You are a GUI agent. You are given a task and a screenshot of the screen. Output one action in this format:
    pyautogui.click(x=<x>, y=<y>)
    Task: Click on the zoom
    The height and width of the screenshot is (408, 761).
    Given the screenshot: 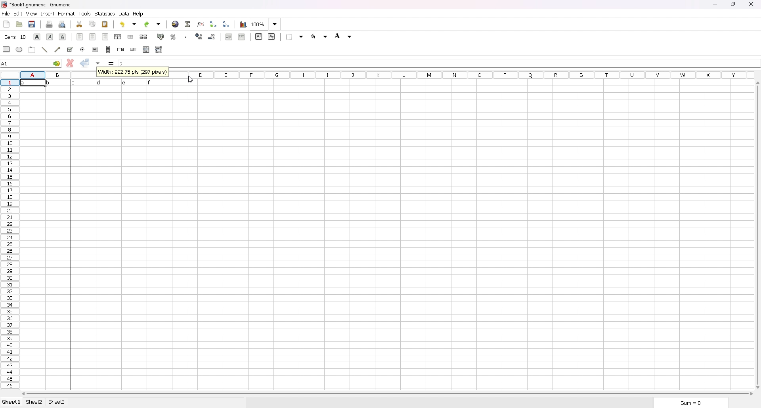 What is the action you would take?
    pyautogui.click(x=266, y=24)
    